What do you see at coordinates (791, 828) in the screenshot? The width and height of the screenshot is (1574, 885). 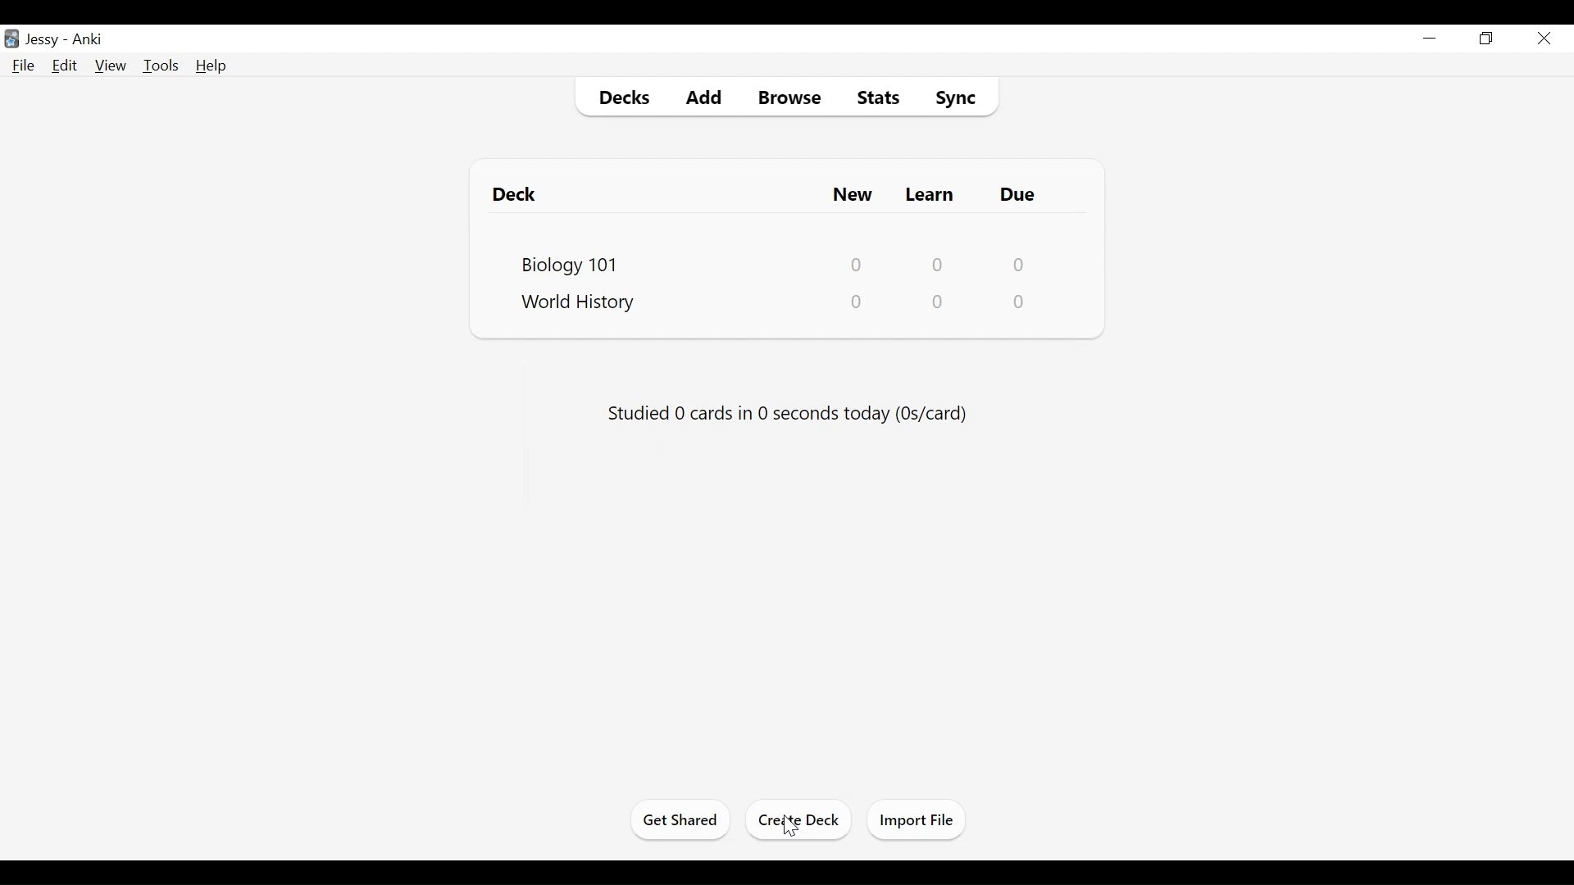 I see `Cursor` at bounding box center [791, 828].